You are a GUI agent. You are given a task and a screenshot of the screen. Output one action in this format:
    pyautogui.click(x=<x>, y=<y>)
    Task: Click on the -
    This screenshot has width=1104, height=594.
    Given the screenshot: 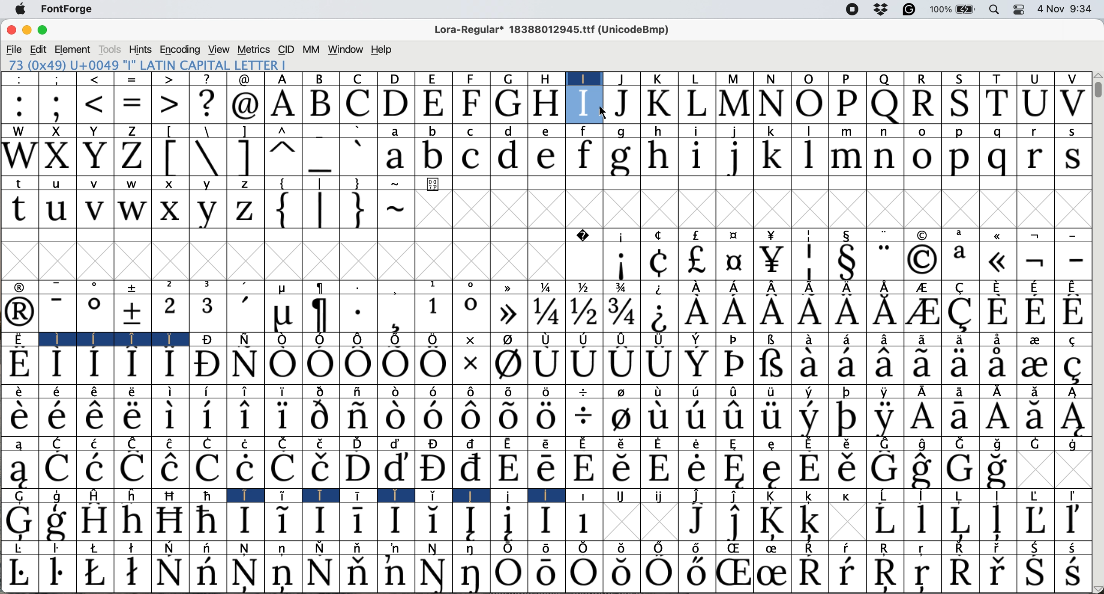 What is the action you would take?
    pyautogui.click(x=1074, y=261)
    